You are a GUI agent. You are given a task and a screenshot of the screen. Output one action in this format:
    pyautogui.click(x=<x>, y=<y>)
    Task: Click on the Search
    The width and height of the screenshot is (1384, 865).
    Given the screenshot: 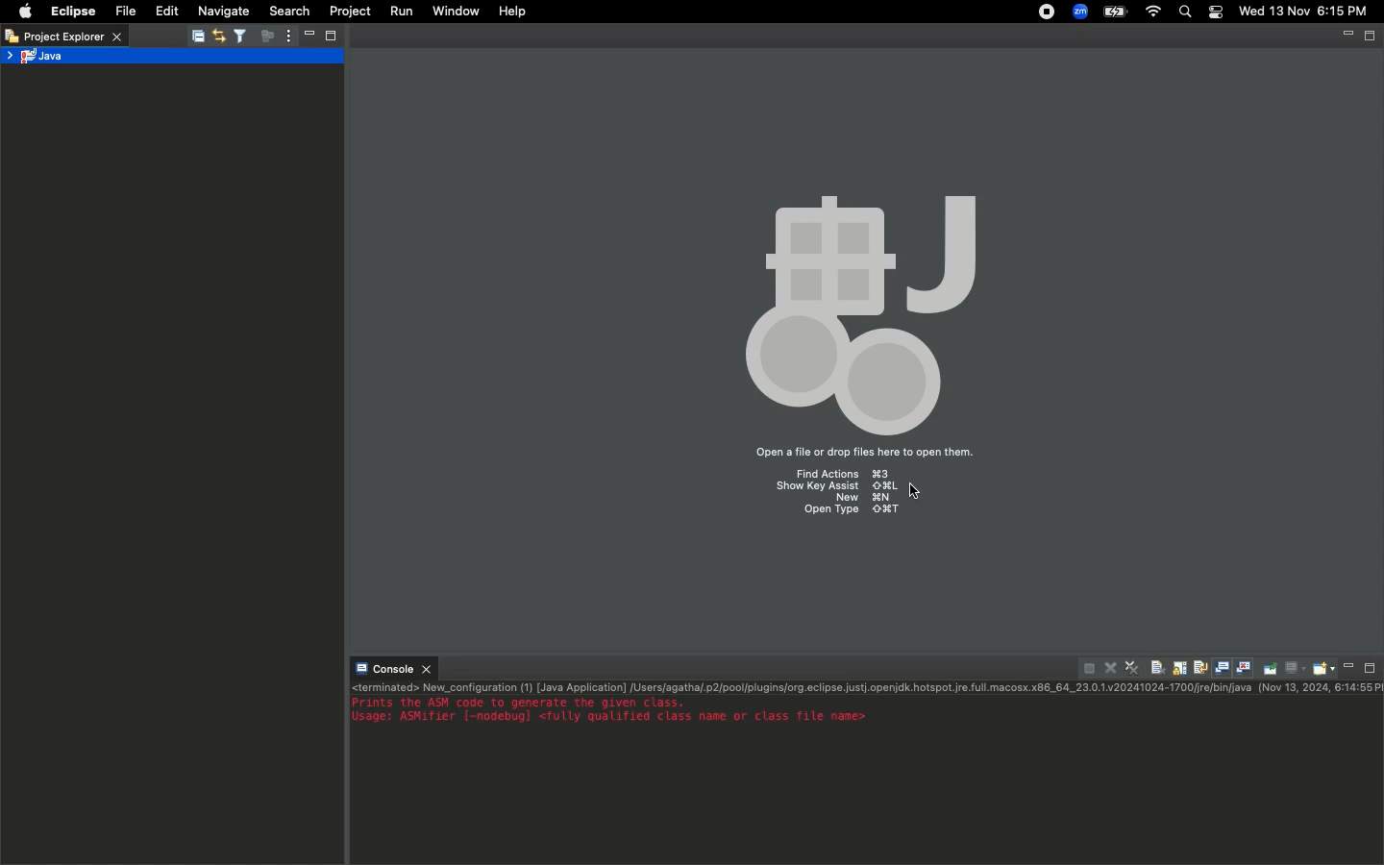 What is the action you would take?
    pyautogui.click(x=286, y=12)
    